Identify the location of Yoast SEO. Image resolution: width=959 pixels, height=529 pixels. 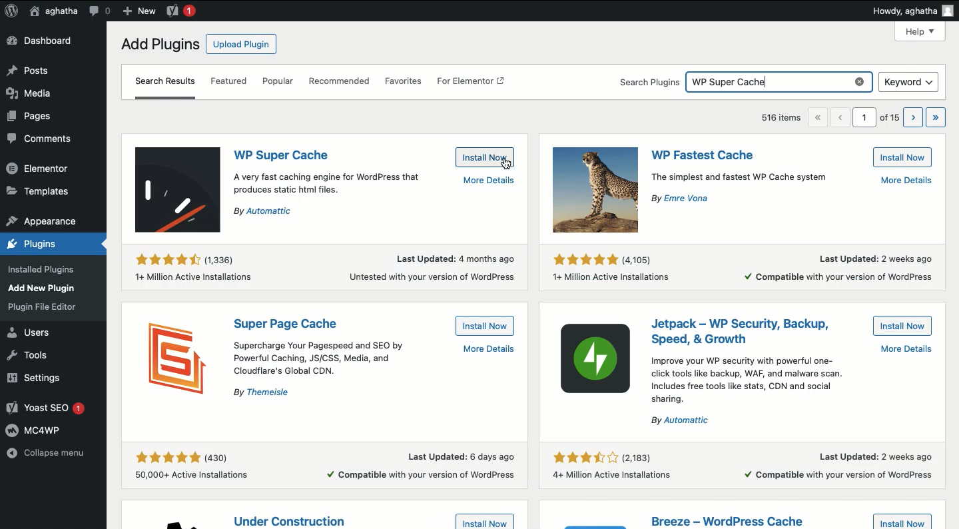
(47, 406).